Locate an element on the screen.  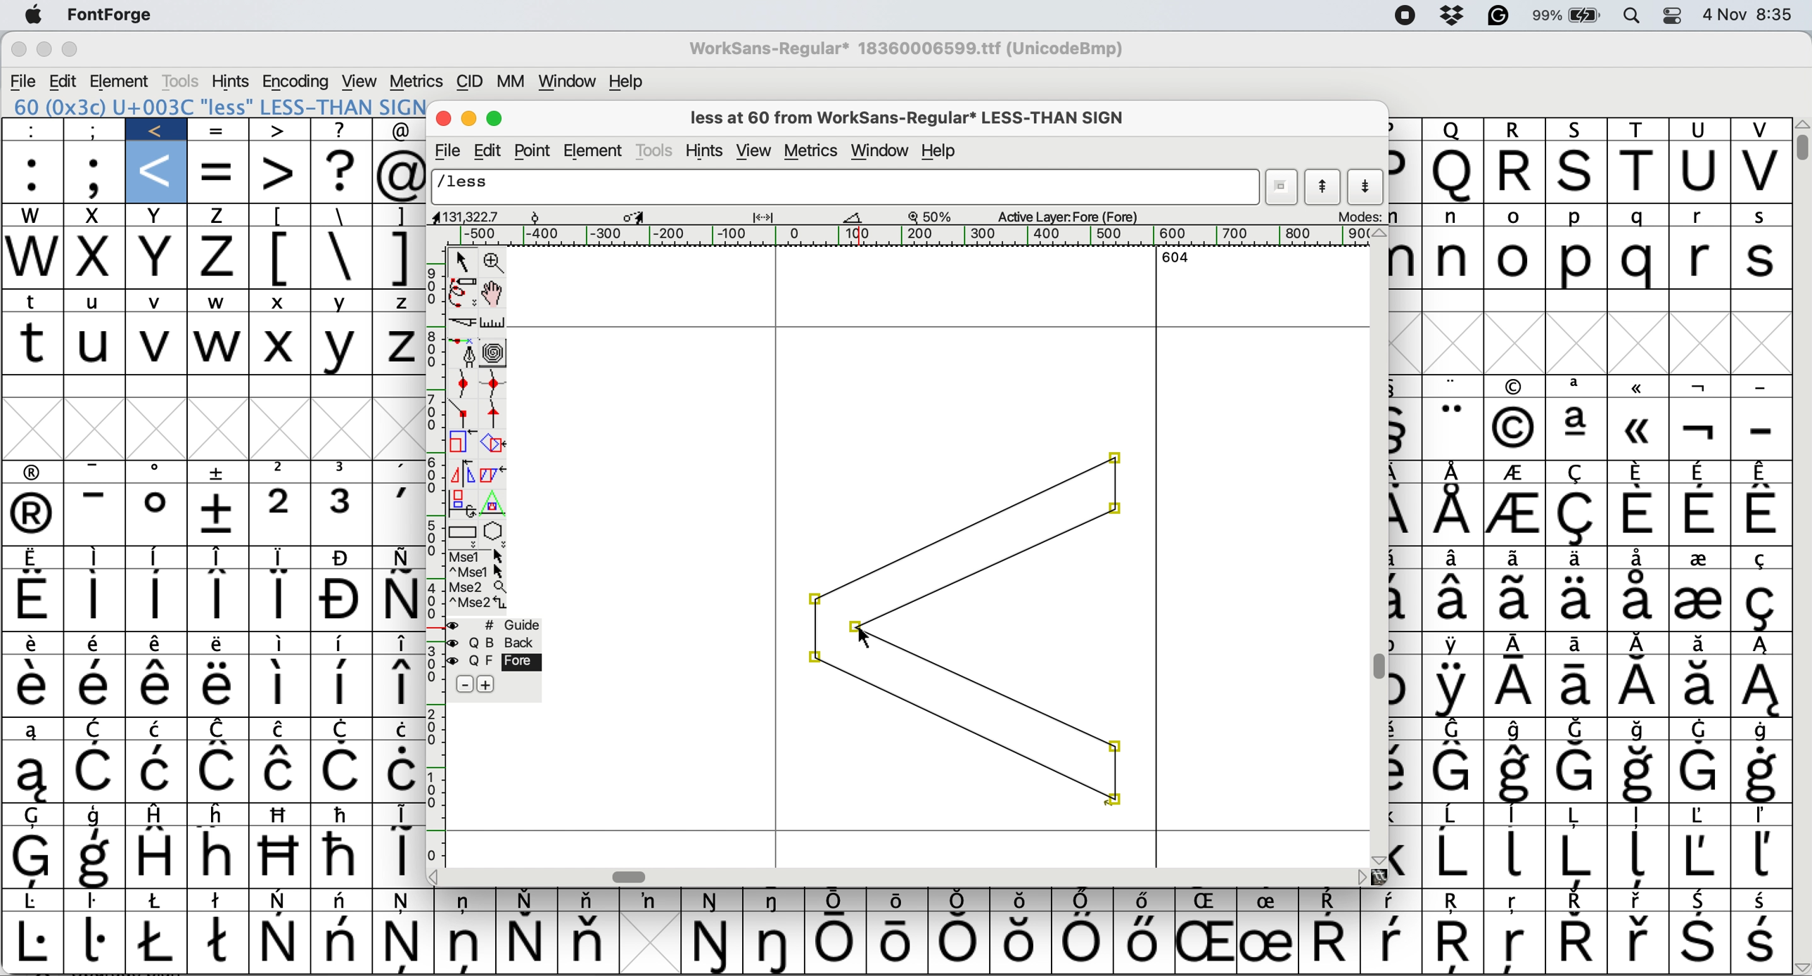
Symbol is located at coordinates (1516, 474).